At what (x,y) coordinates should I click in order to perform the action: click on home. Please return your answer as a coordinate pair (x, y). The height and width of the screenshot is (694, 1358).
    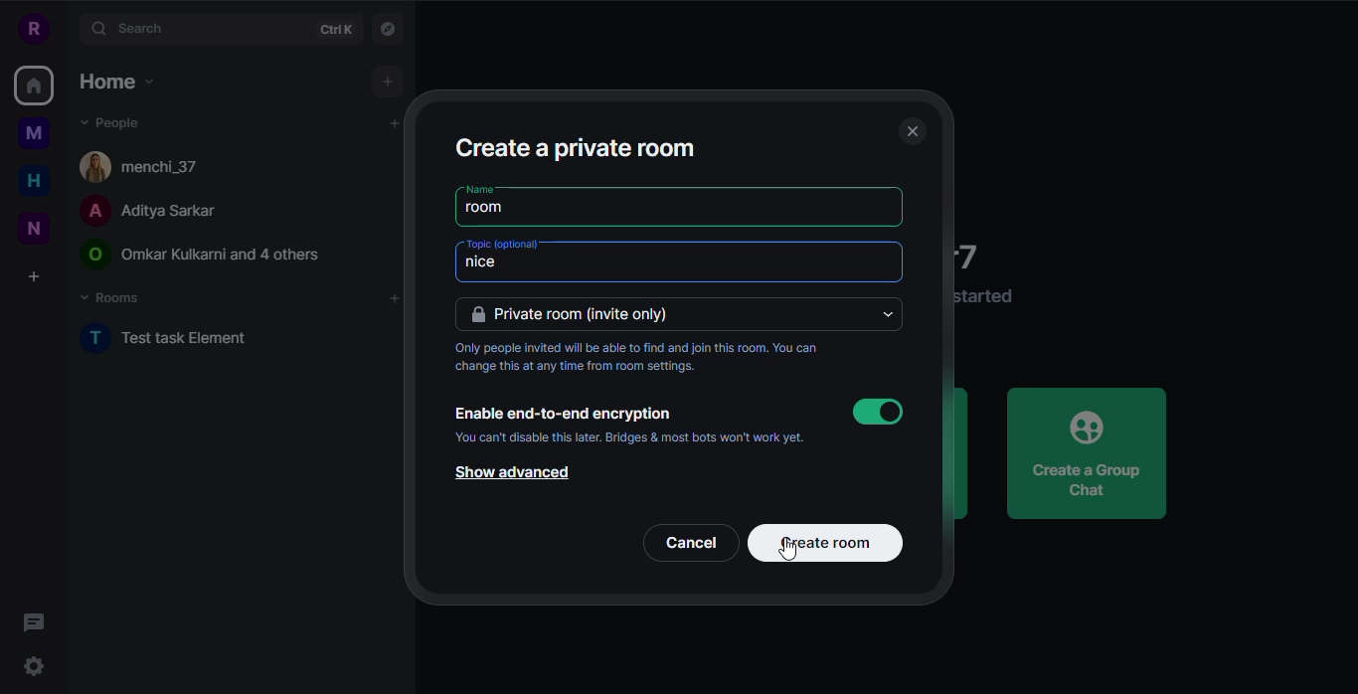
    Looking at the image, I should click on (114, 81).